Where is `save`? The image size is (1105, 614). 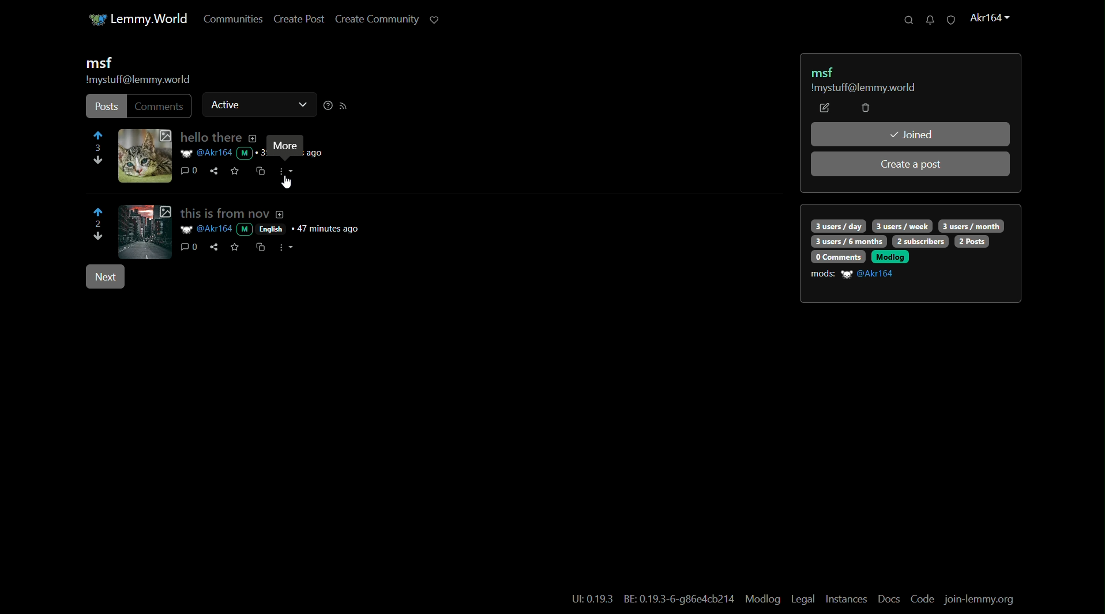 save is located at coordinates (234, 247).